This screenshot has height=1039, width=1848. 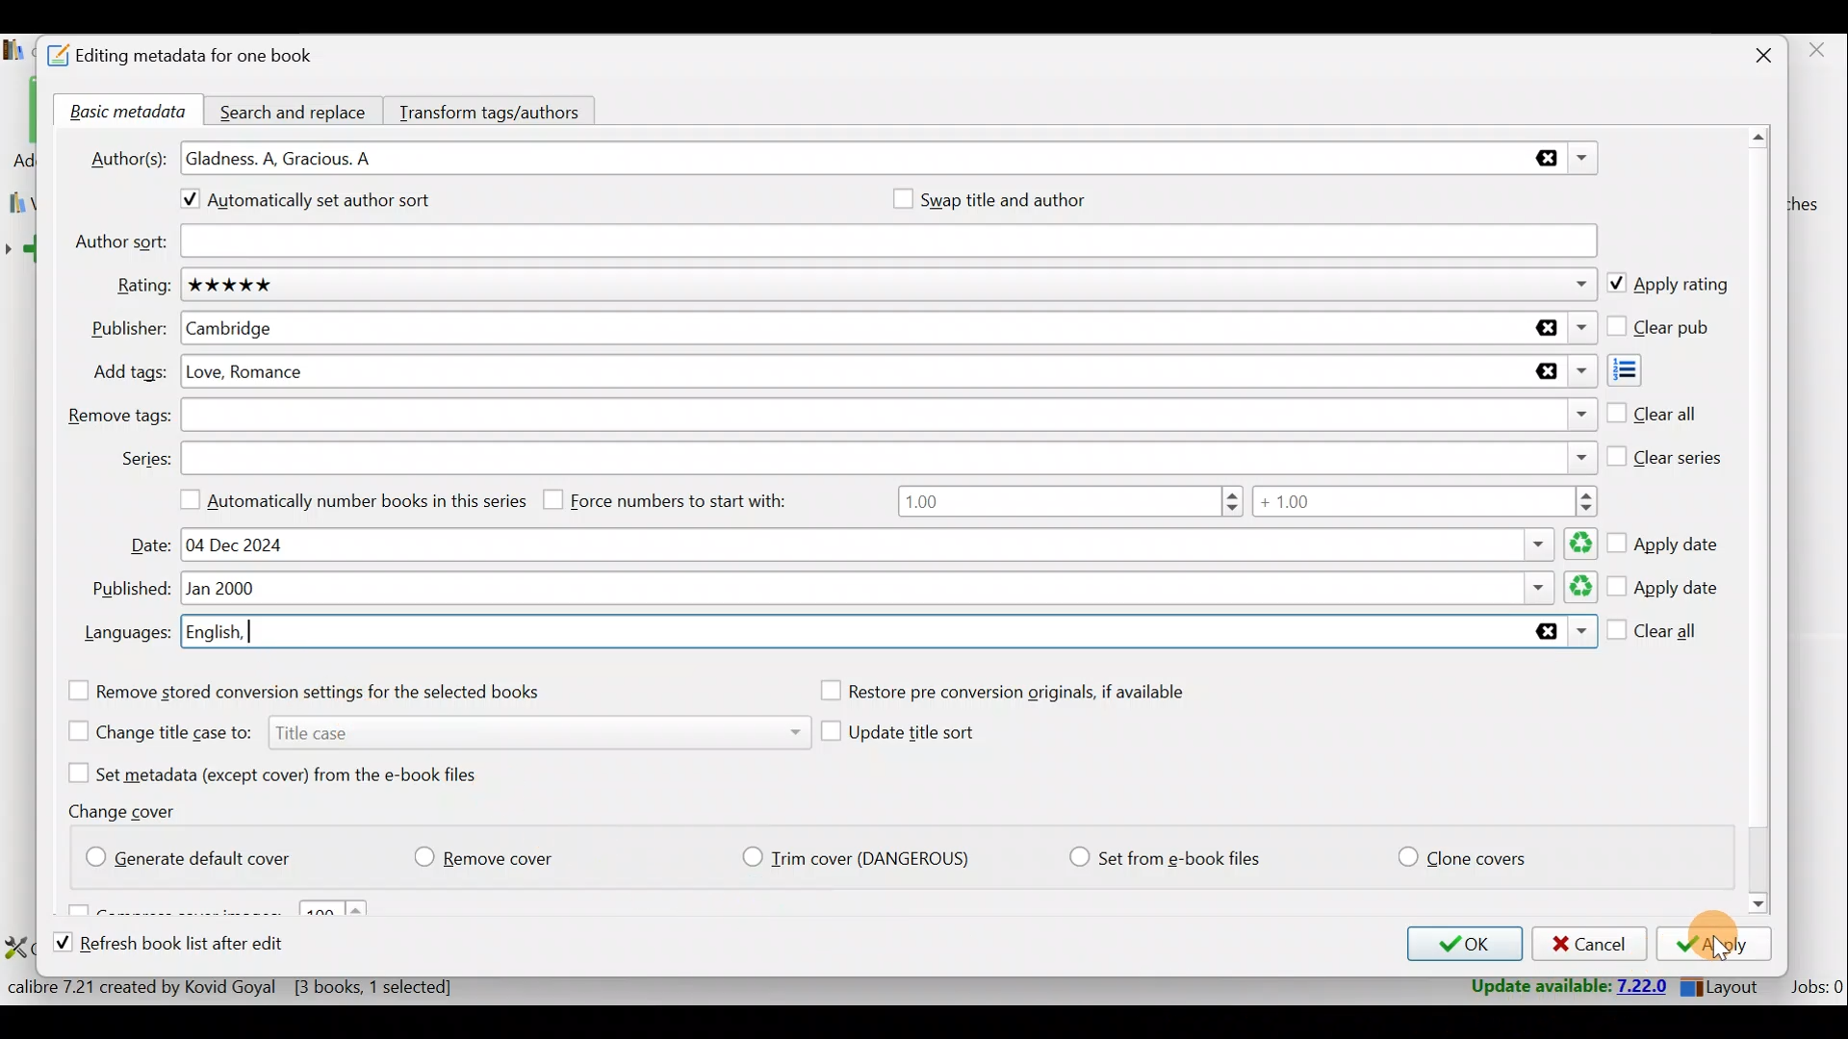 I want to click on Close, so click(x=1754, y=58).